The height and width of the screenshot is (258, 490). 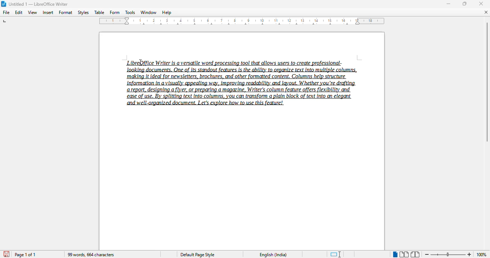 What do you see at coordinates (4, 4) in the screenshot?
I see `LibreOffice logo` at bounding box center [4, 4].